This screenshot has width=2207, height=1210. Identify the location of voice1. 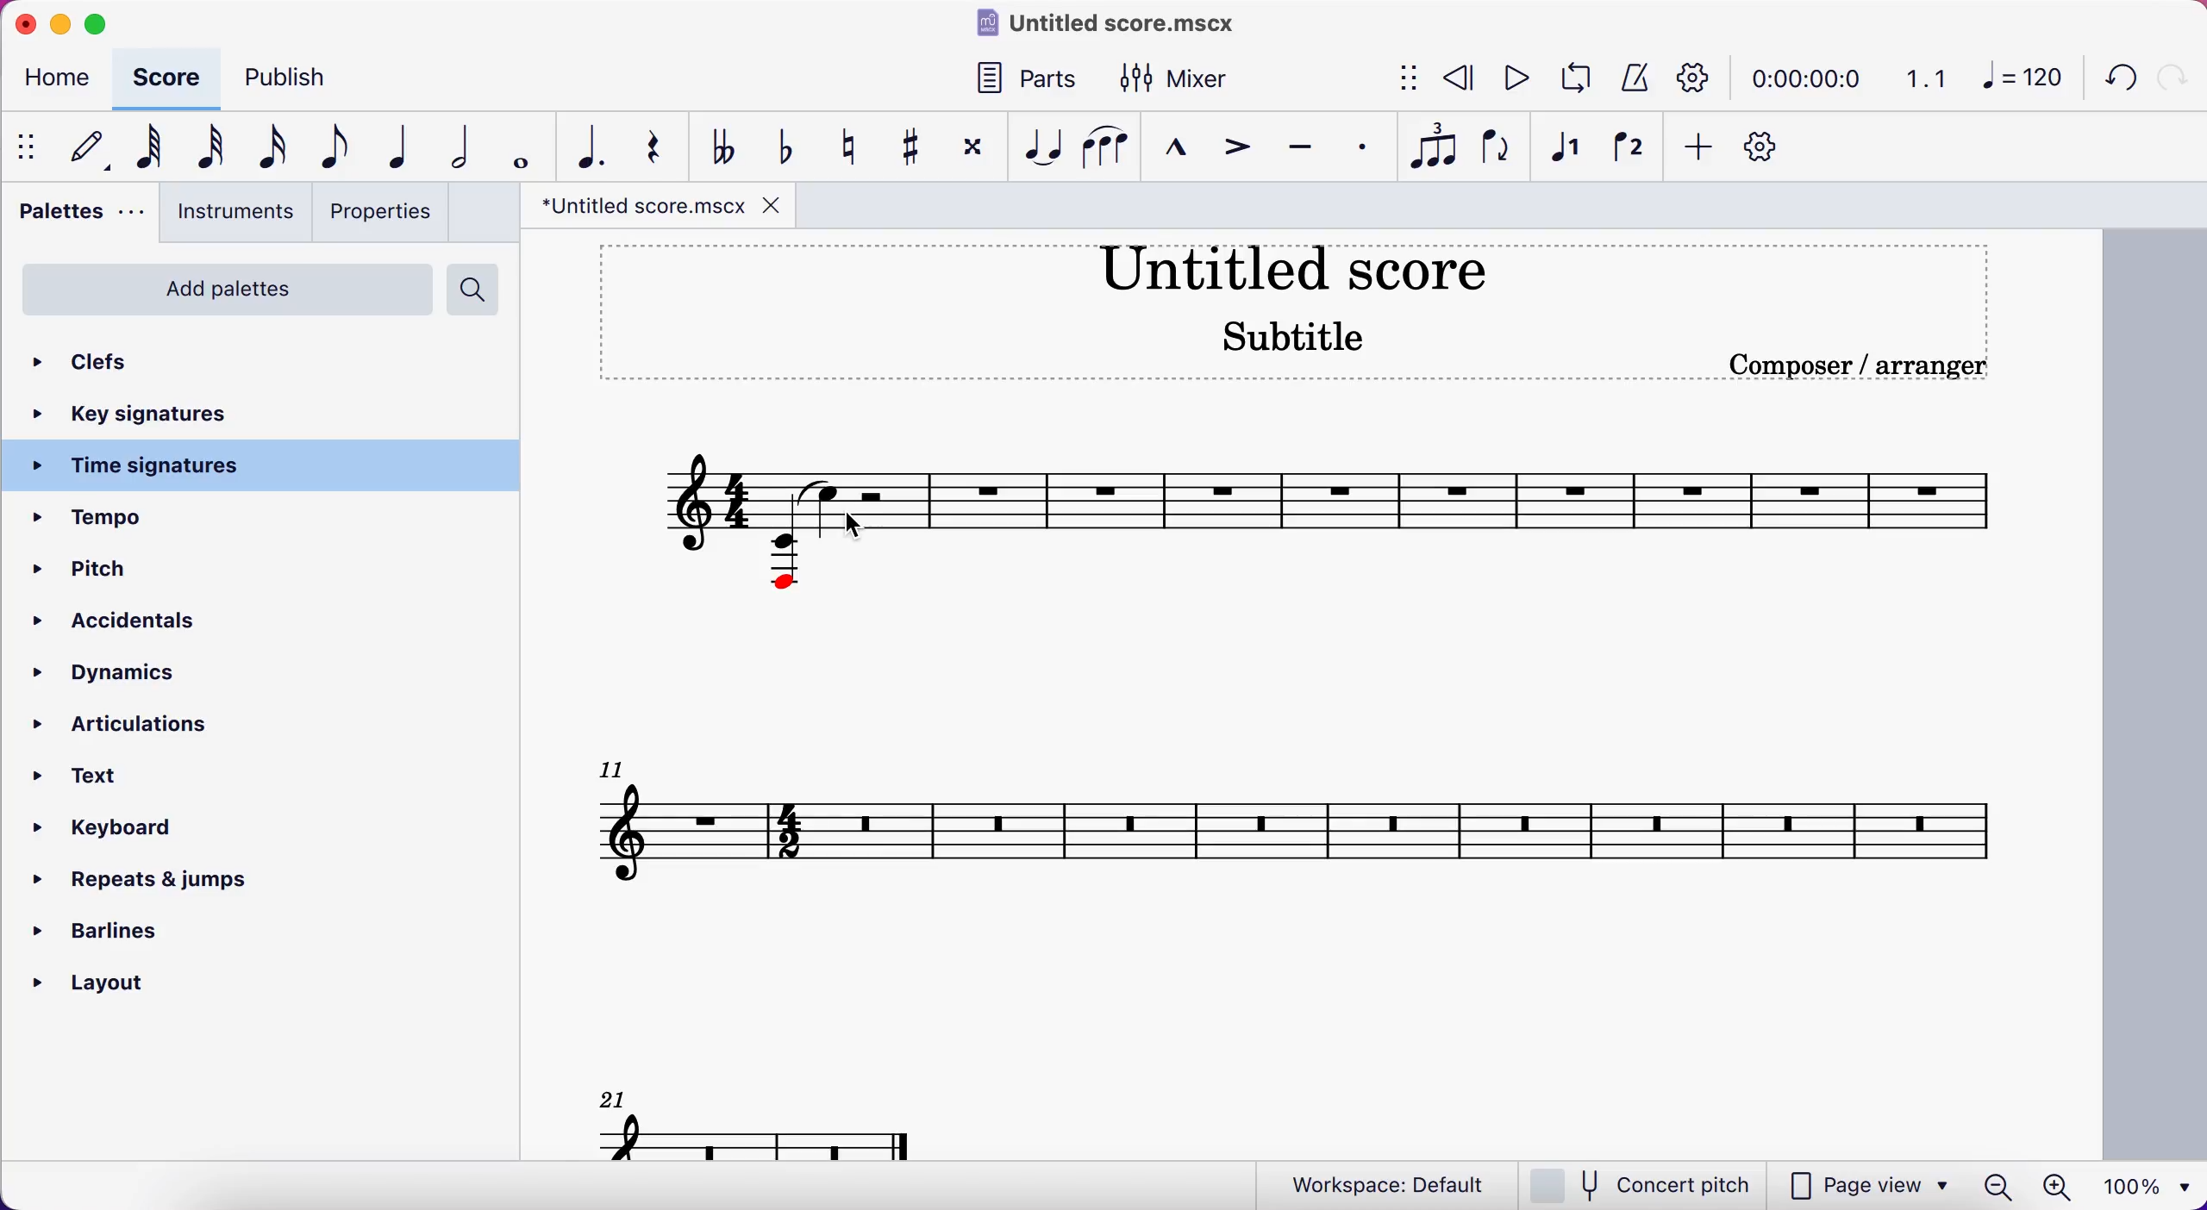
(1560, 153).